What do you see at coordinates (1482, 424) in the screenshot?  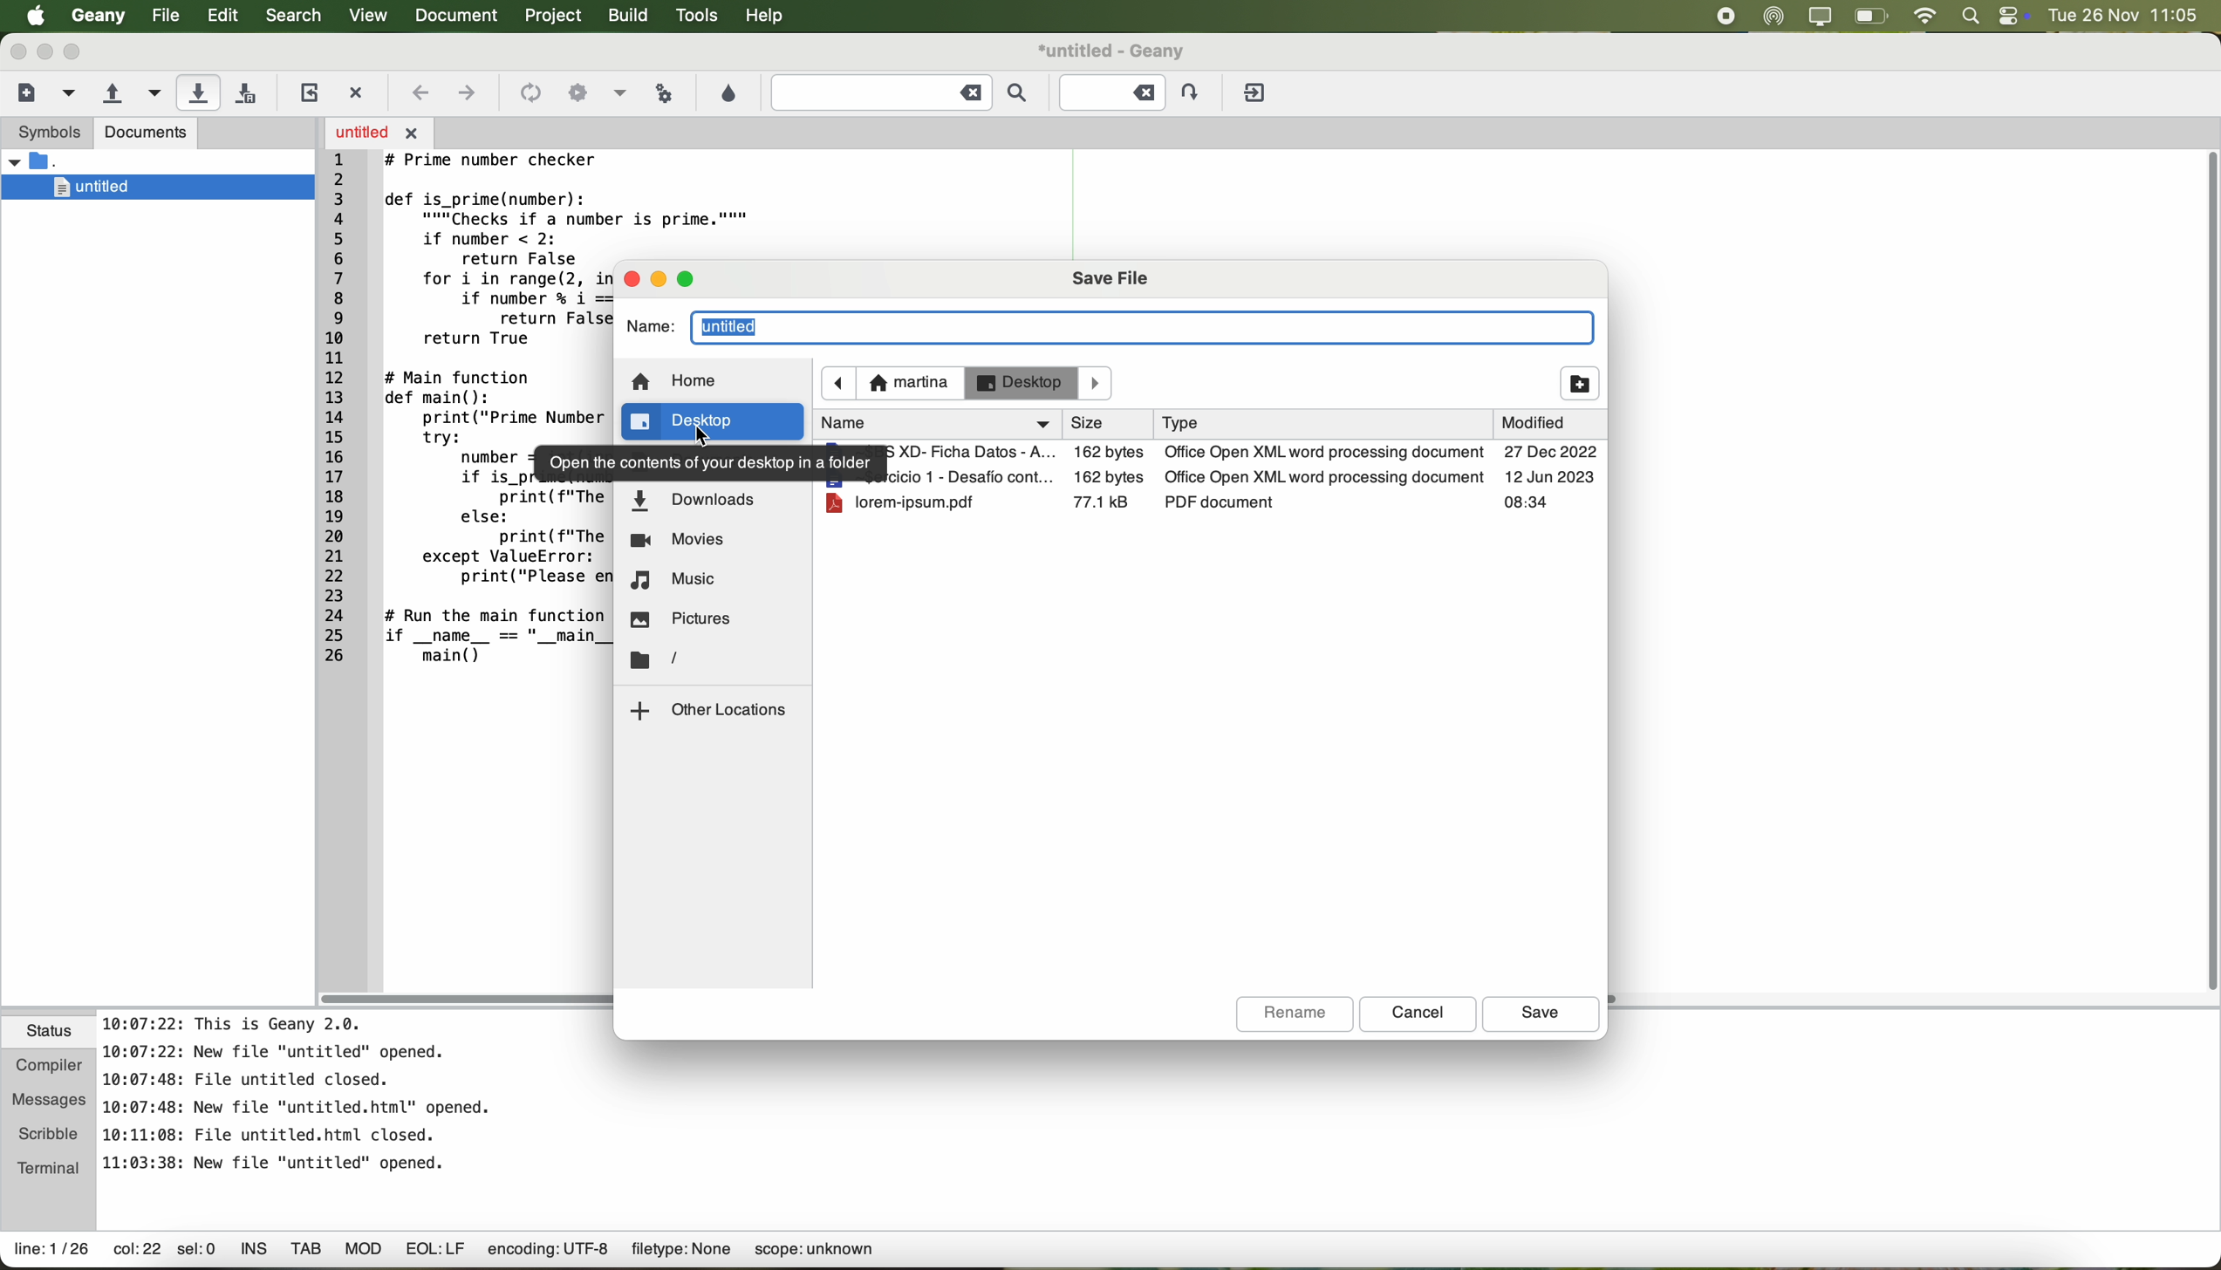 I see `type` at bounding box center [1482, 424].